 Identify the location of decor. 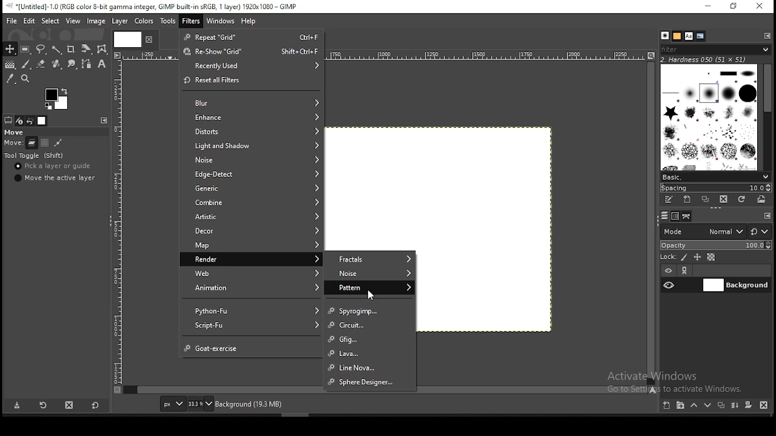
(250, 230).